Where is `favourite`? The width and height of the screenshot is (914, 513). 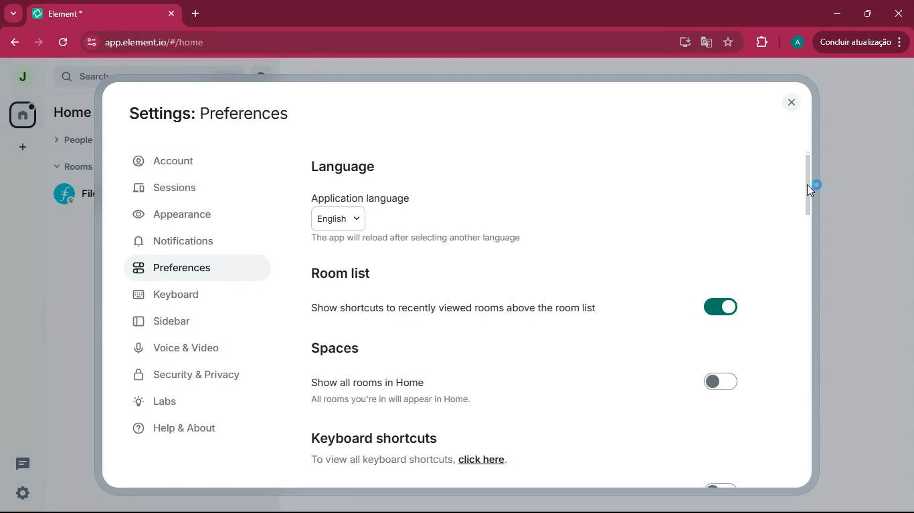
favourite is located at coordinates (727, 43).